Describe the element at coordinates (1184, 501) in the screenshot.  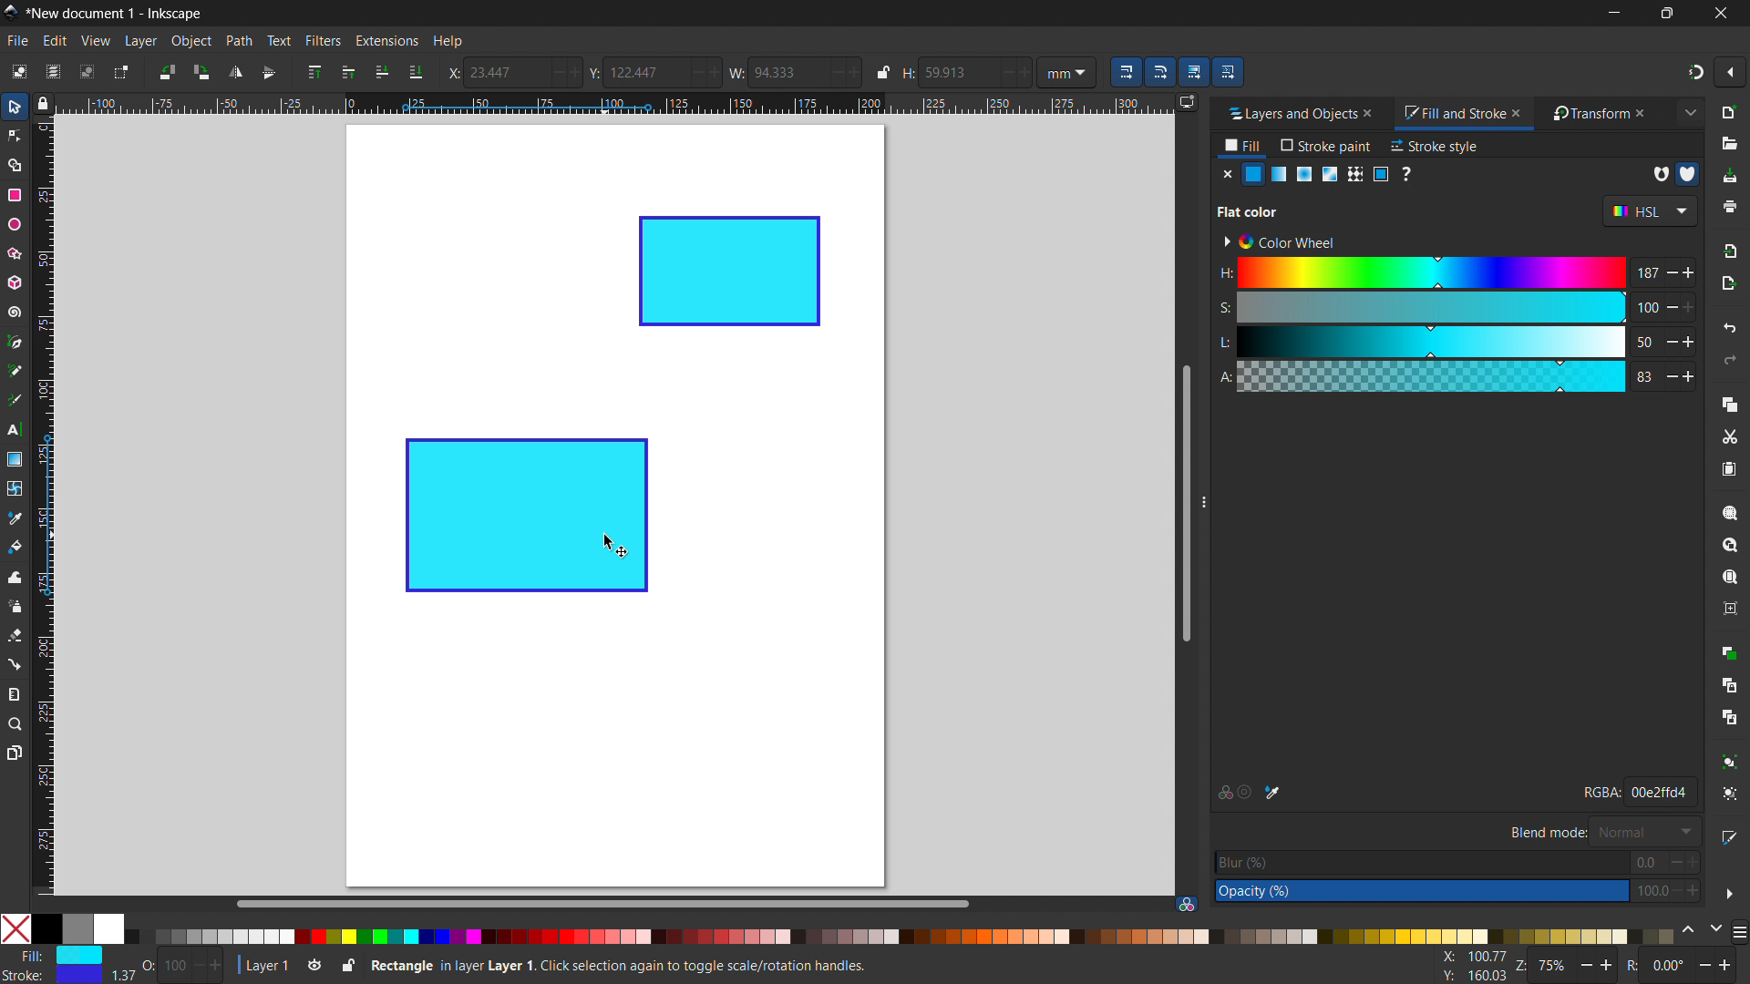
I see `vertical scrollbar` at that location.